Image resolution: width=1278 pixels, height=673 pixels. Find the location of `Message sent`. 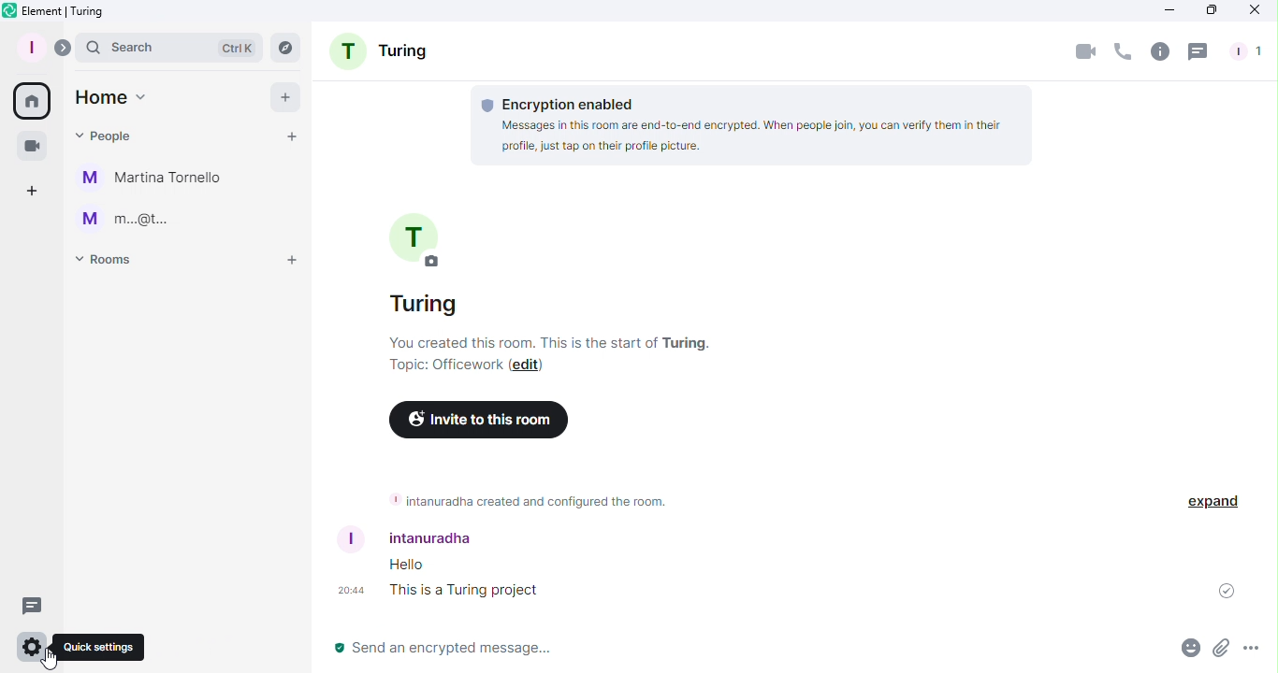

Message sent is located at coordinates (1220, 591).